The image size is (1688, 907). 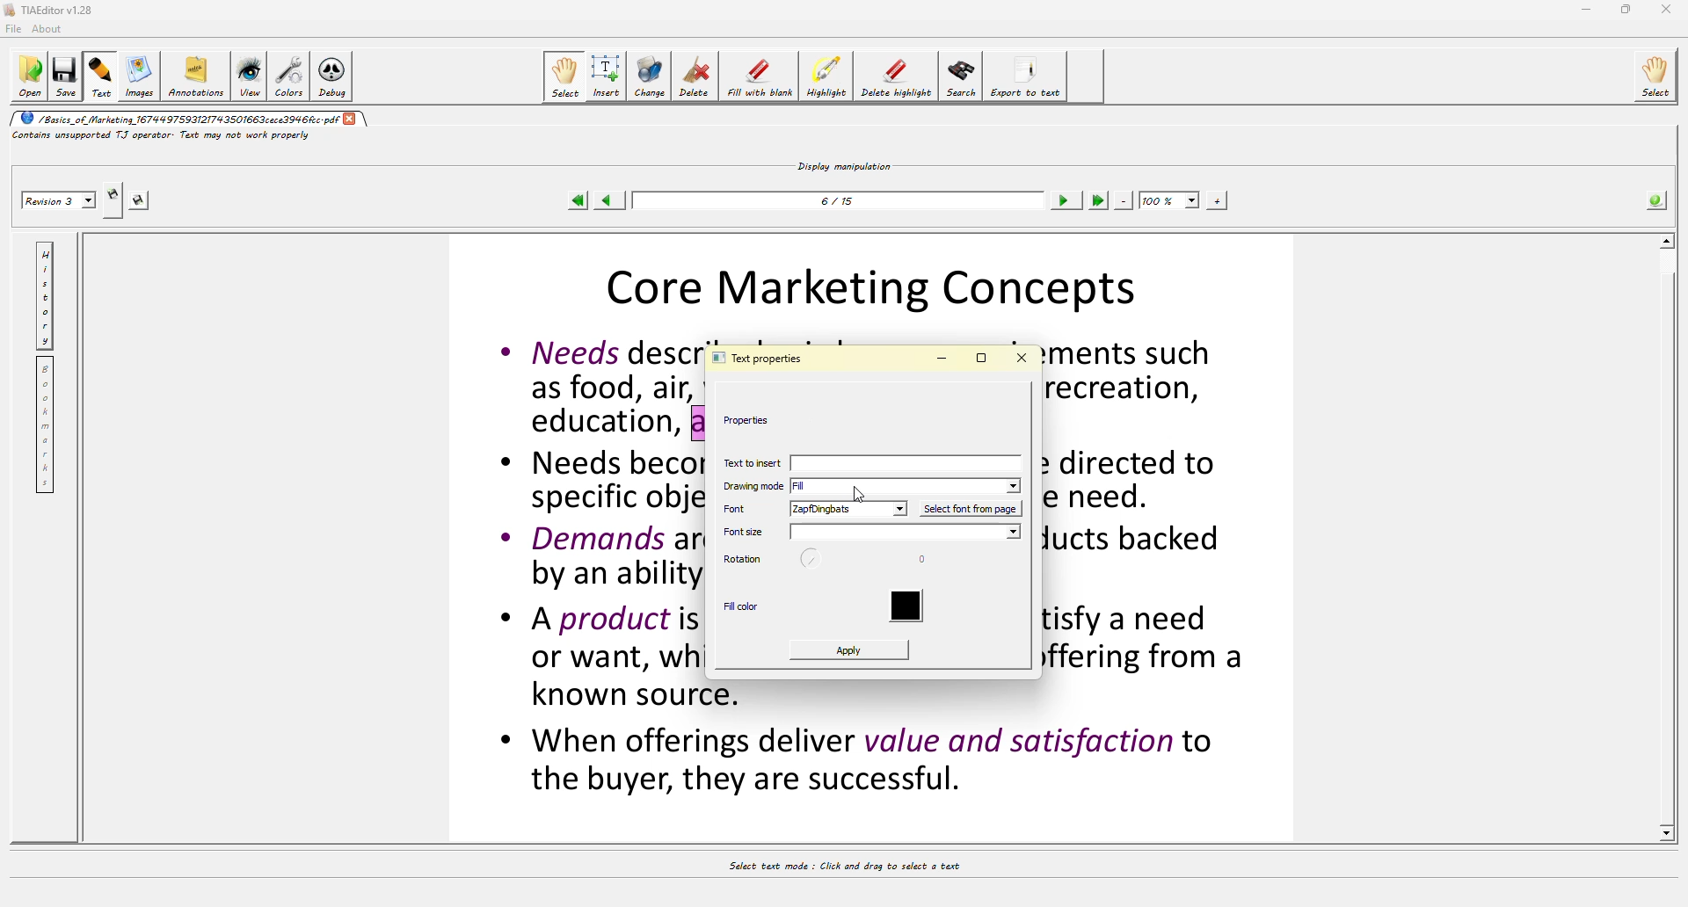 I want to click on colors, so click(x=287, y=76).